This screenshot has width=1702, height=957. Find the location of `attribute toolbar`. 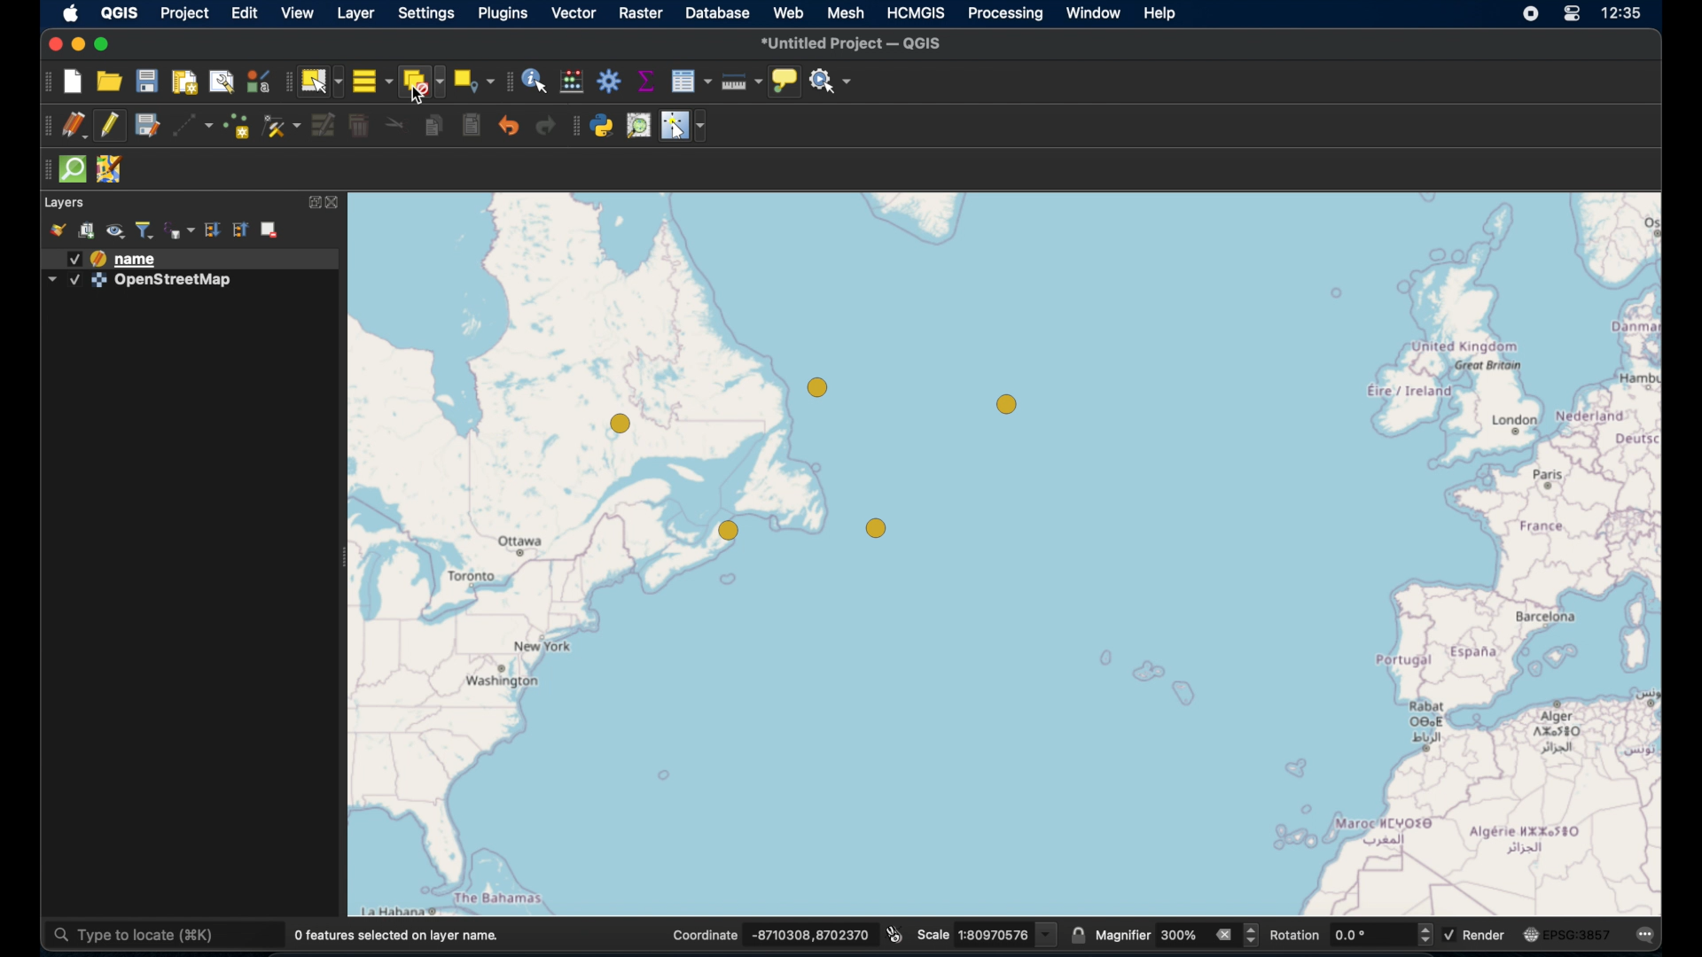

attribute toolbar is located at coordinates (508, 81).